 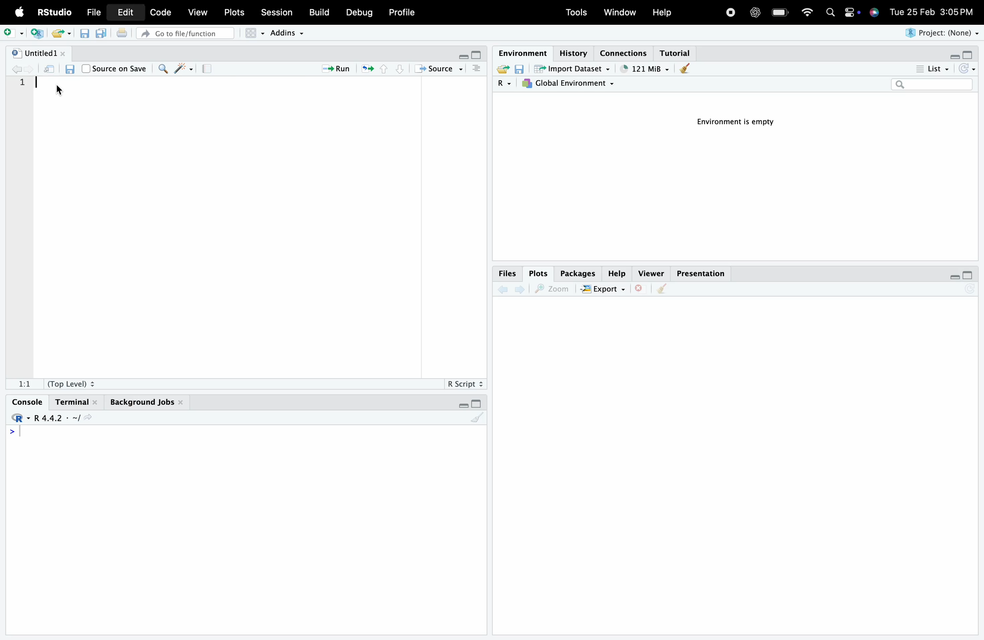 I want to click on Minimize, so click(x=954, y=55).